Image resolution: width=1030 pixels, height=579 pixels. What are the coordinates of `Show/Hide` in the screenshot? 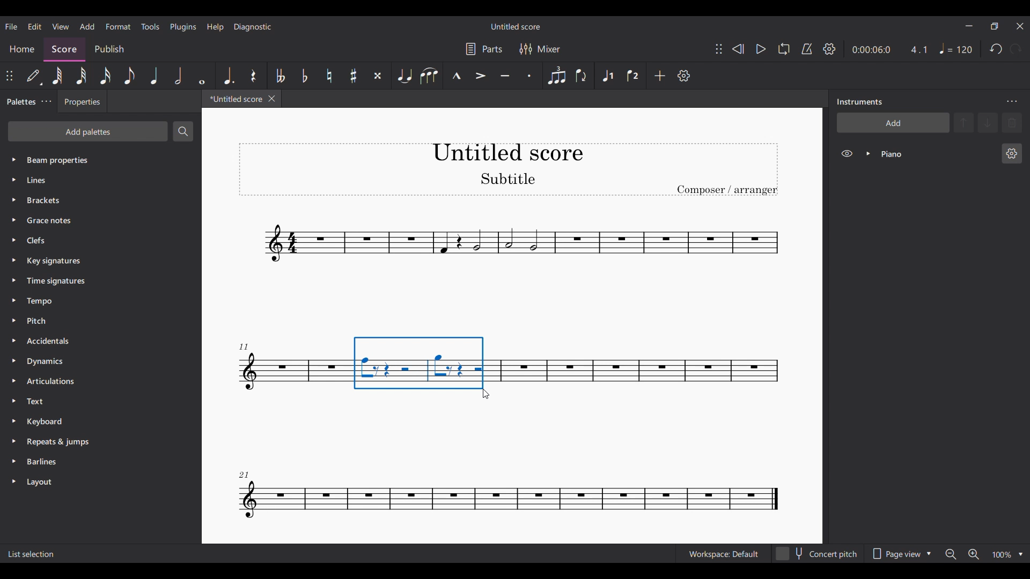 It's located at (847, 154).